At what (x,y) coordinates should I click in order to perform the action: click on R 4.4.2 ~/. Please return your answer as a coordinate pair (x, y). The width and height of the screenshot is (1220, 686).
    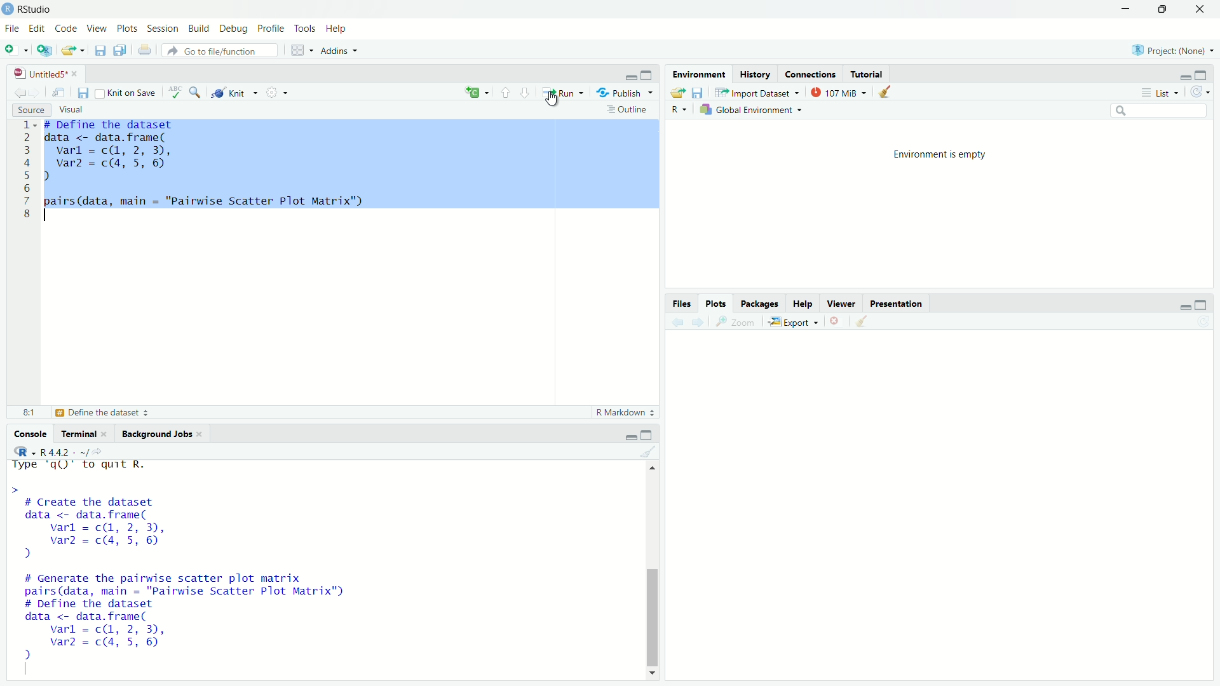
    Looking at the image, I should click on (64, 450).